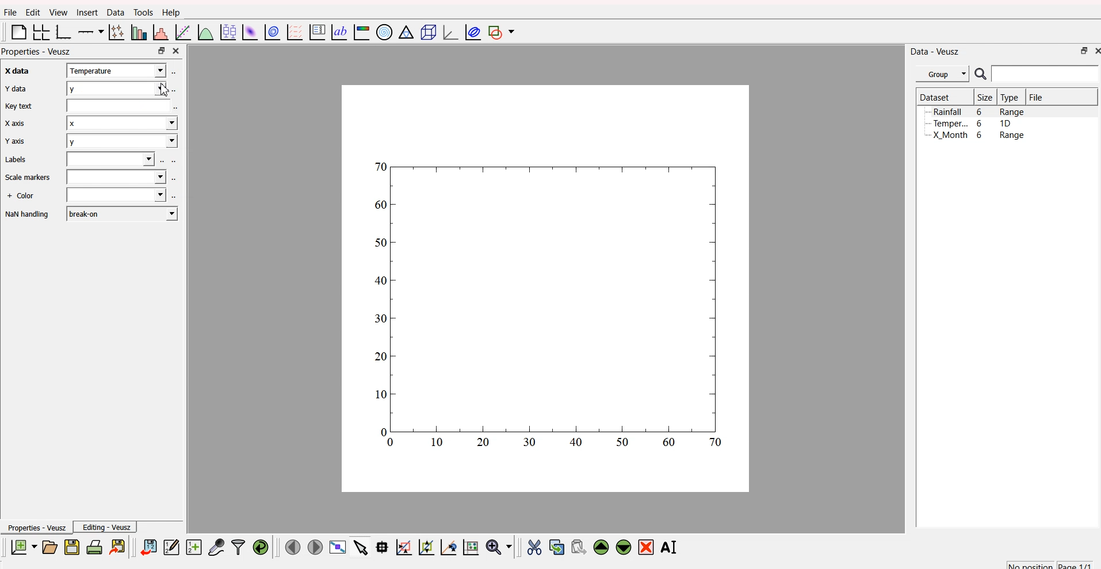 The height and width of the screenshot is (569, 1101). What do you see at coordinates (216, 545) in the screenshot?
I see `capture a dataset` at bounding box center [216, 545].